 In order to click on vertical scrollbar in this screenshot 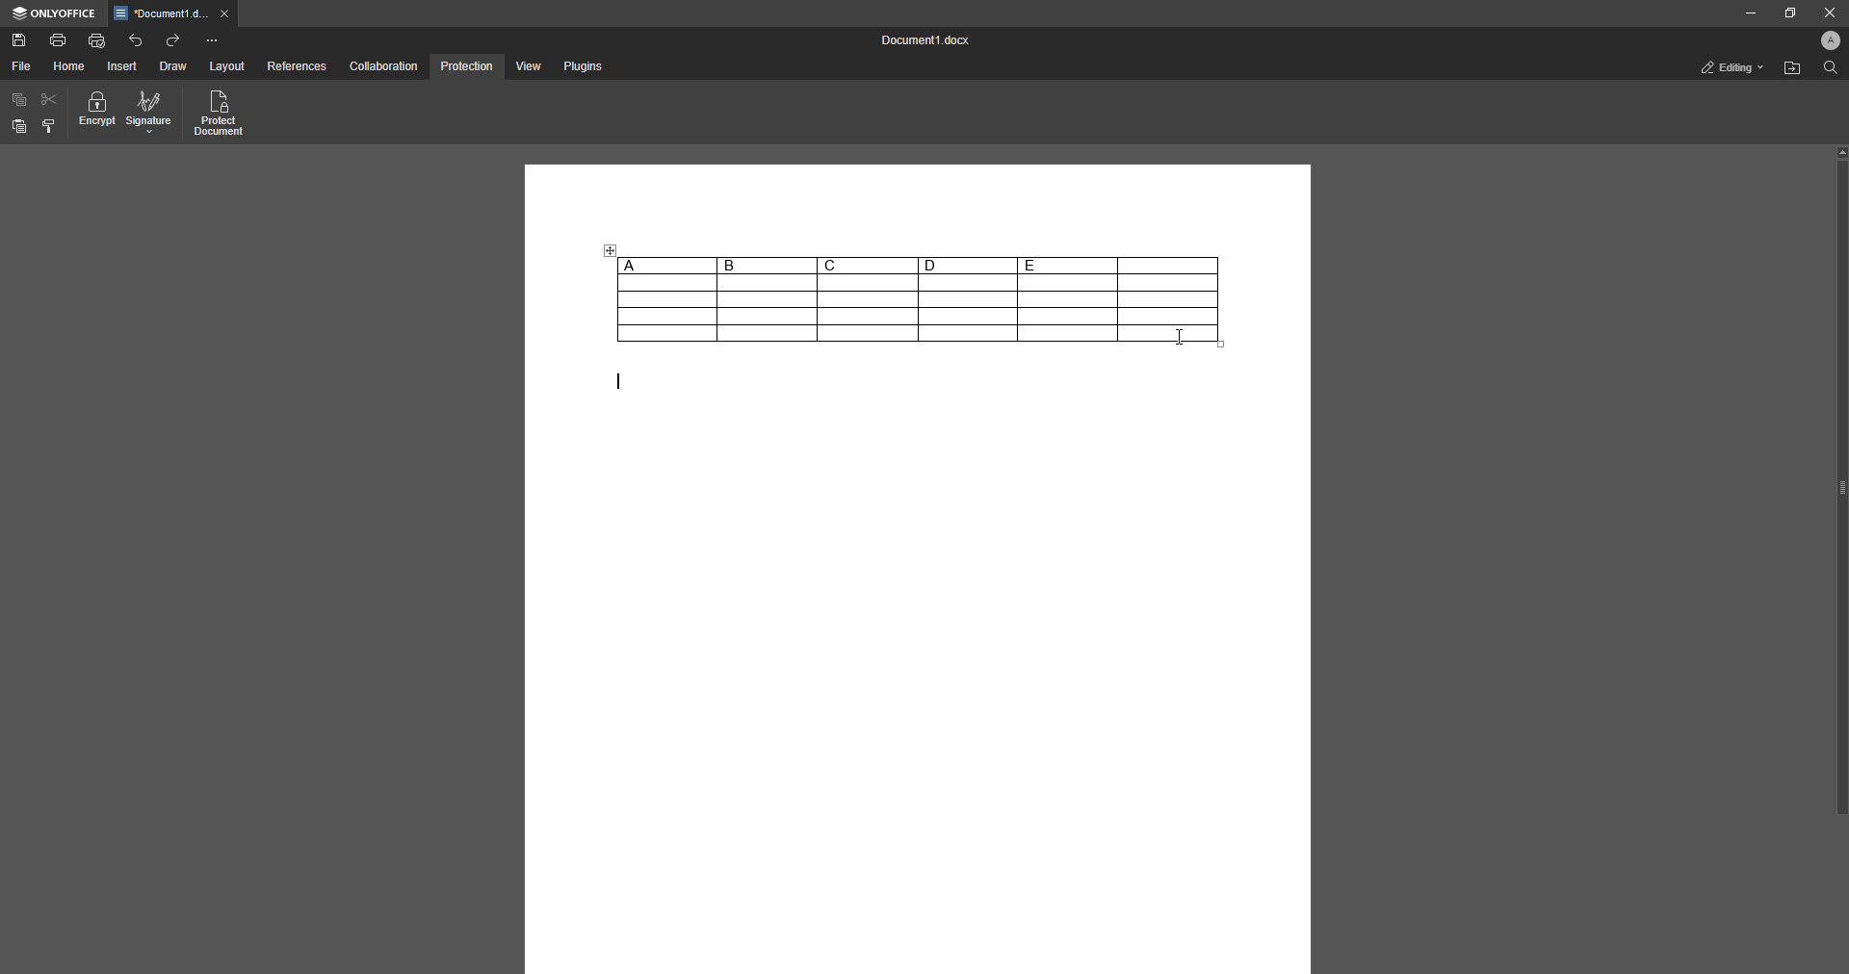, I will do `click(1840, 480)`.